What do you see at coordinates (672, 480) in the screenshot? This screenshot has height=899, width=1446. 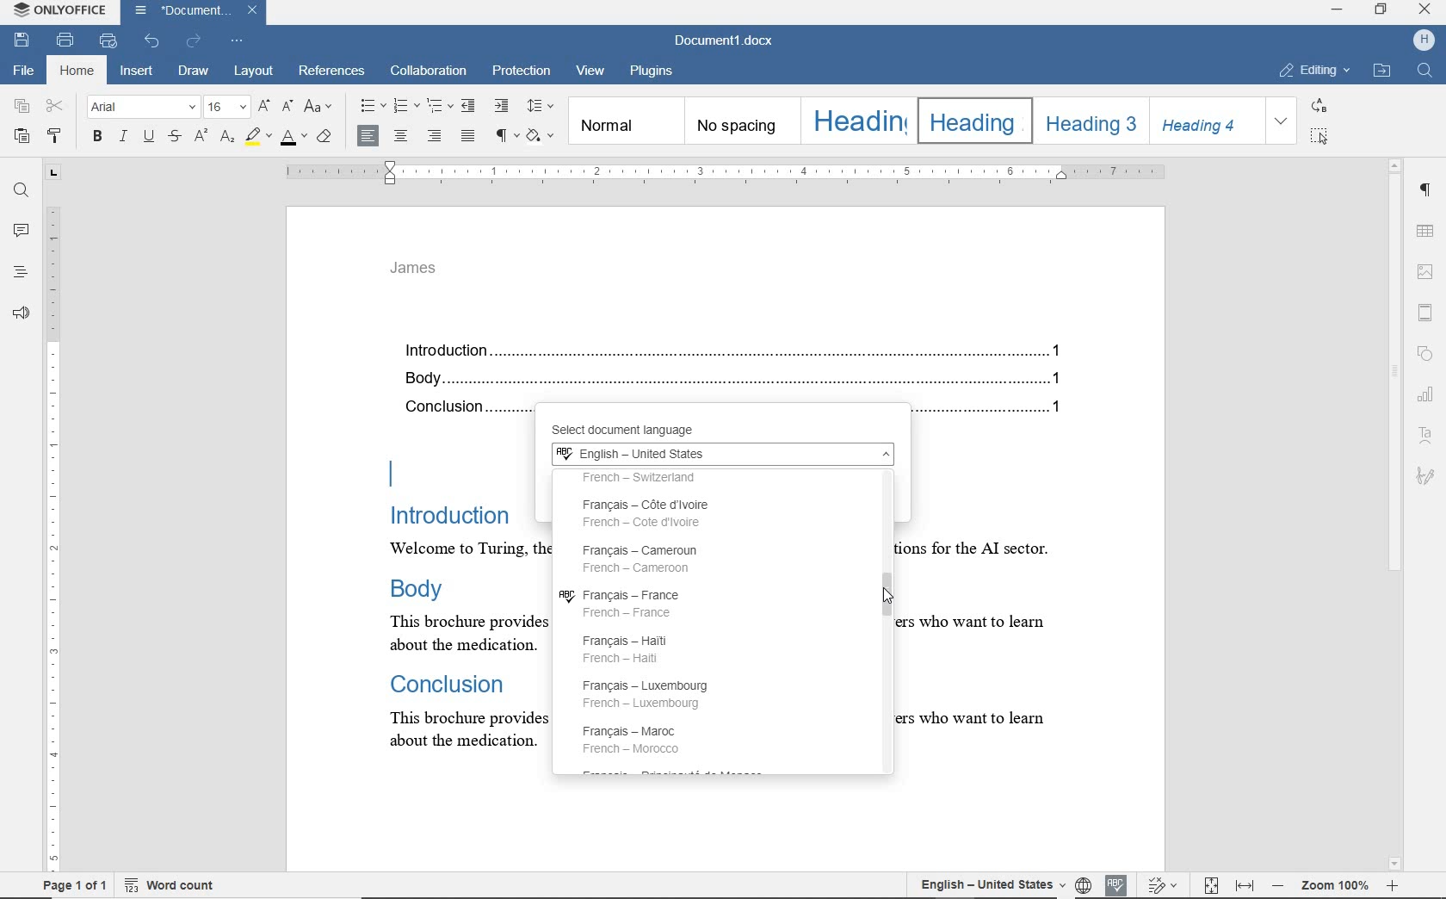 I see `French - Switzerland` at bounding box center [672, 480].